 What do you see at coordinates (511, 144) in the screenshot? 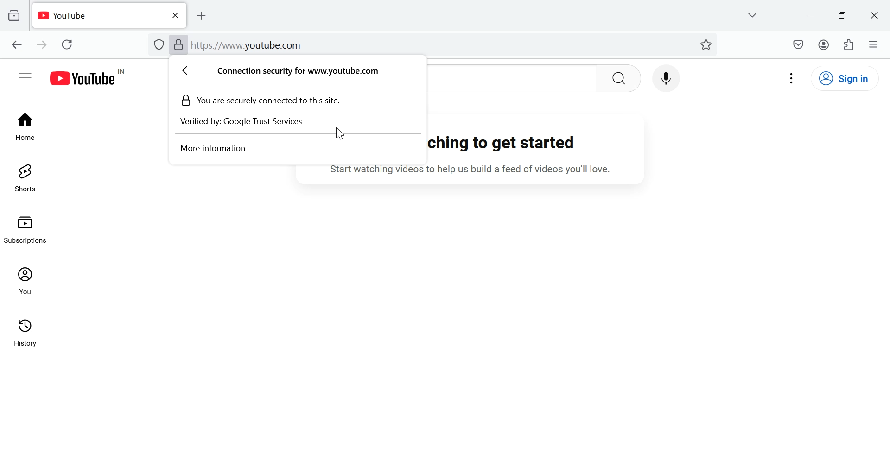
I see `Try searching to get started.` at bounding box center [511, 144].